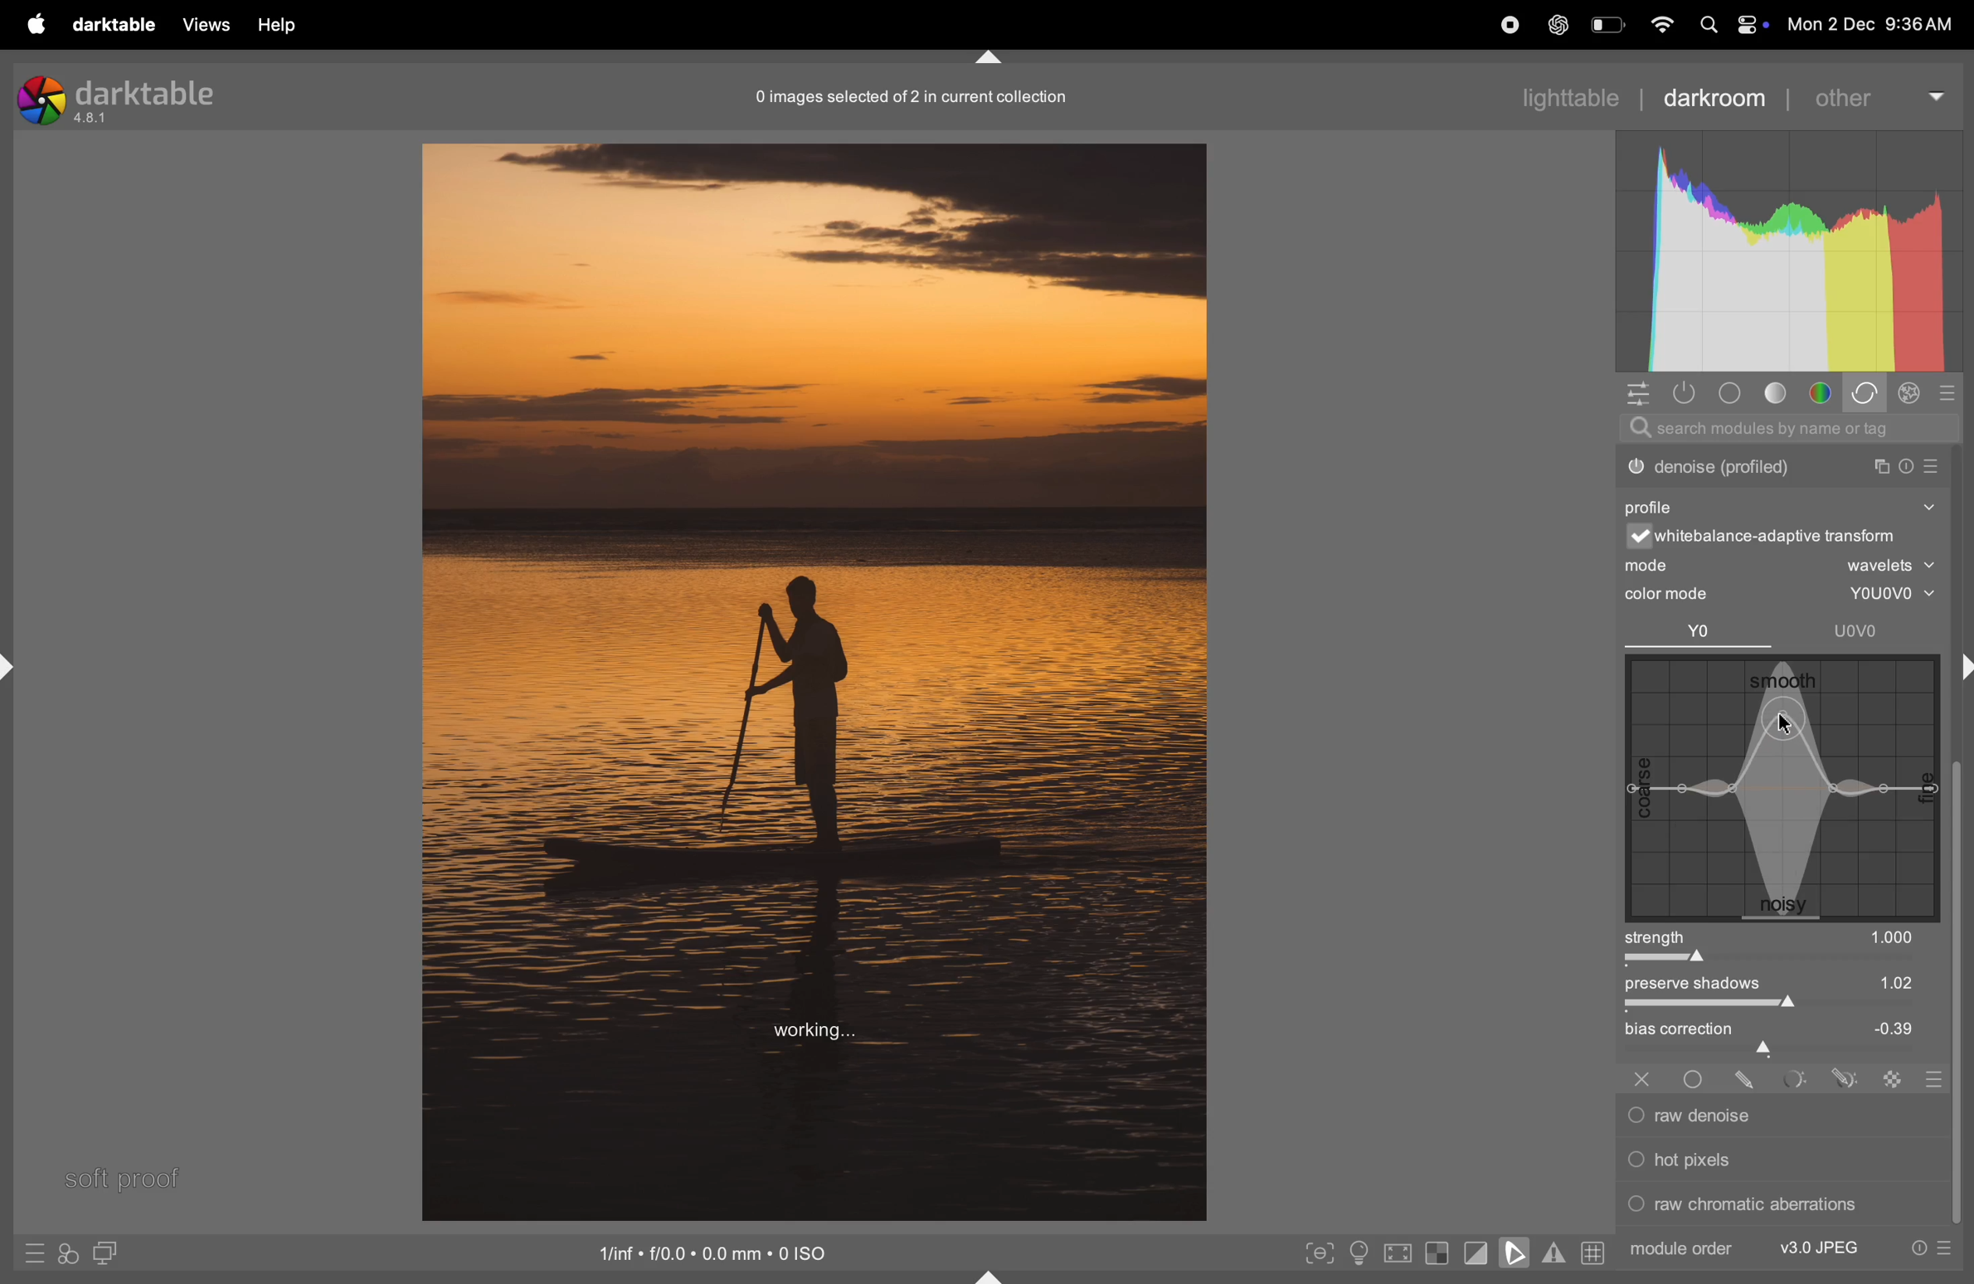 The image size is (1974, 1284). What do you see at coordinates (1782, 464) in the screenshot?
I see `dither or posterize` at bounding box center [1782, 464].